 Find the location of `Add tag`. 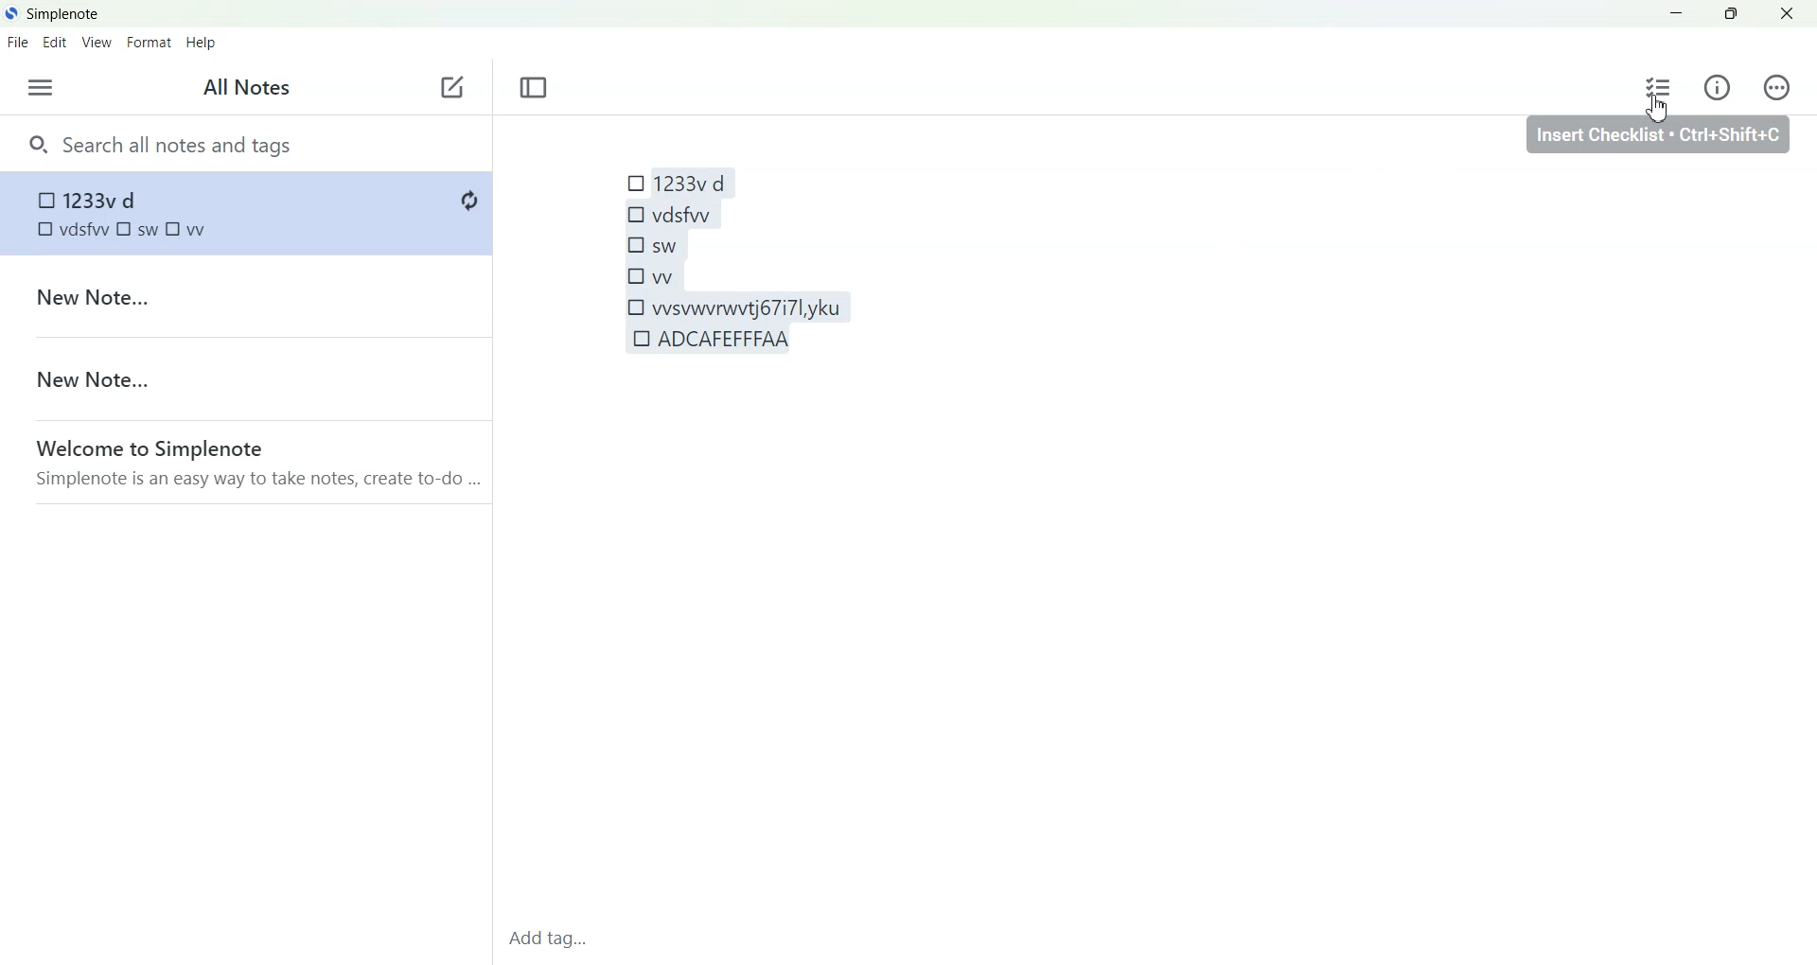

Add tag is located at coordinates (554, 939).